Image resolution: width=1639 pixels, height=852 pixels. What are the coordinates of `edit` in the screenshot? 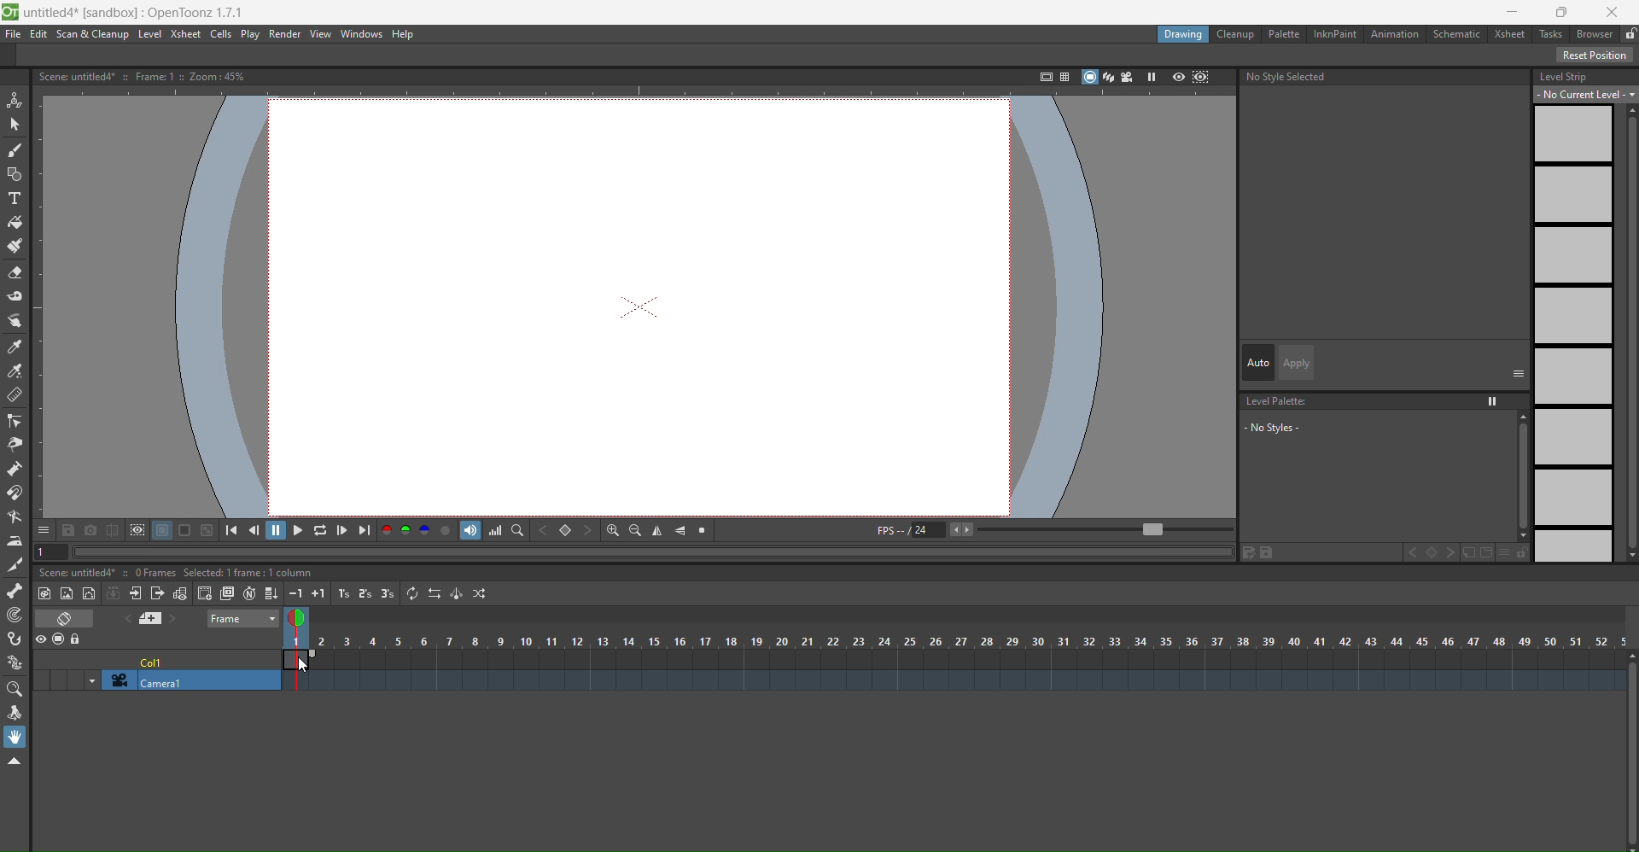 It's located at (1259, 552).